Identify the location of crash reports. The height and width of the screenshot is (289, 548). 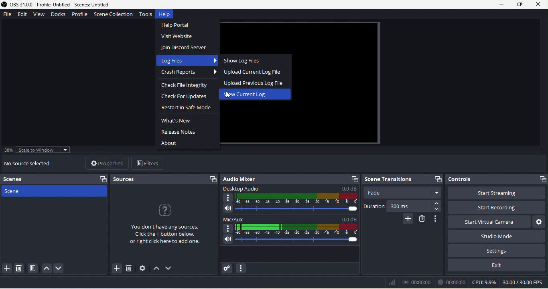
(188, 74).